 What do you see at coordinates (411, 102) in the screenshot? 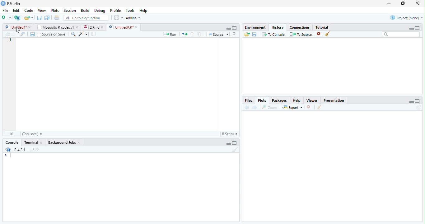
I see `minimize` at bounding box center [411, 102].